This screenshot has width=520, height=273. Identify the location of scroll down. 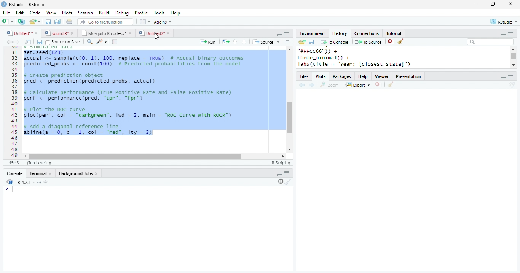
(513, 65).